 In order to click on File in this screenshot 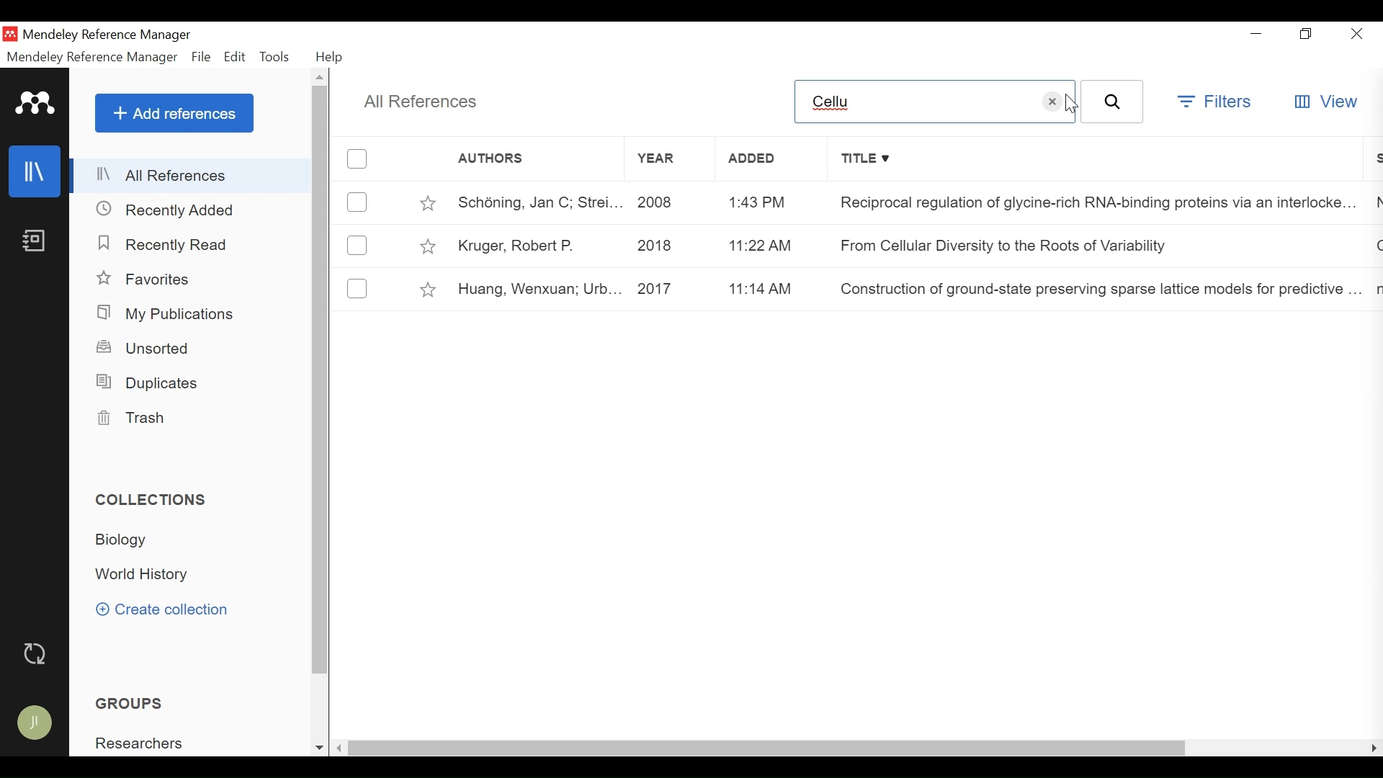, I will do `click(202, 58)`.